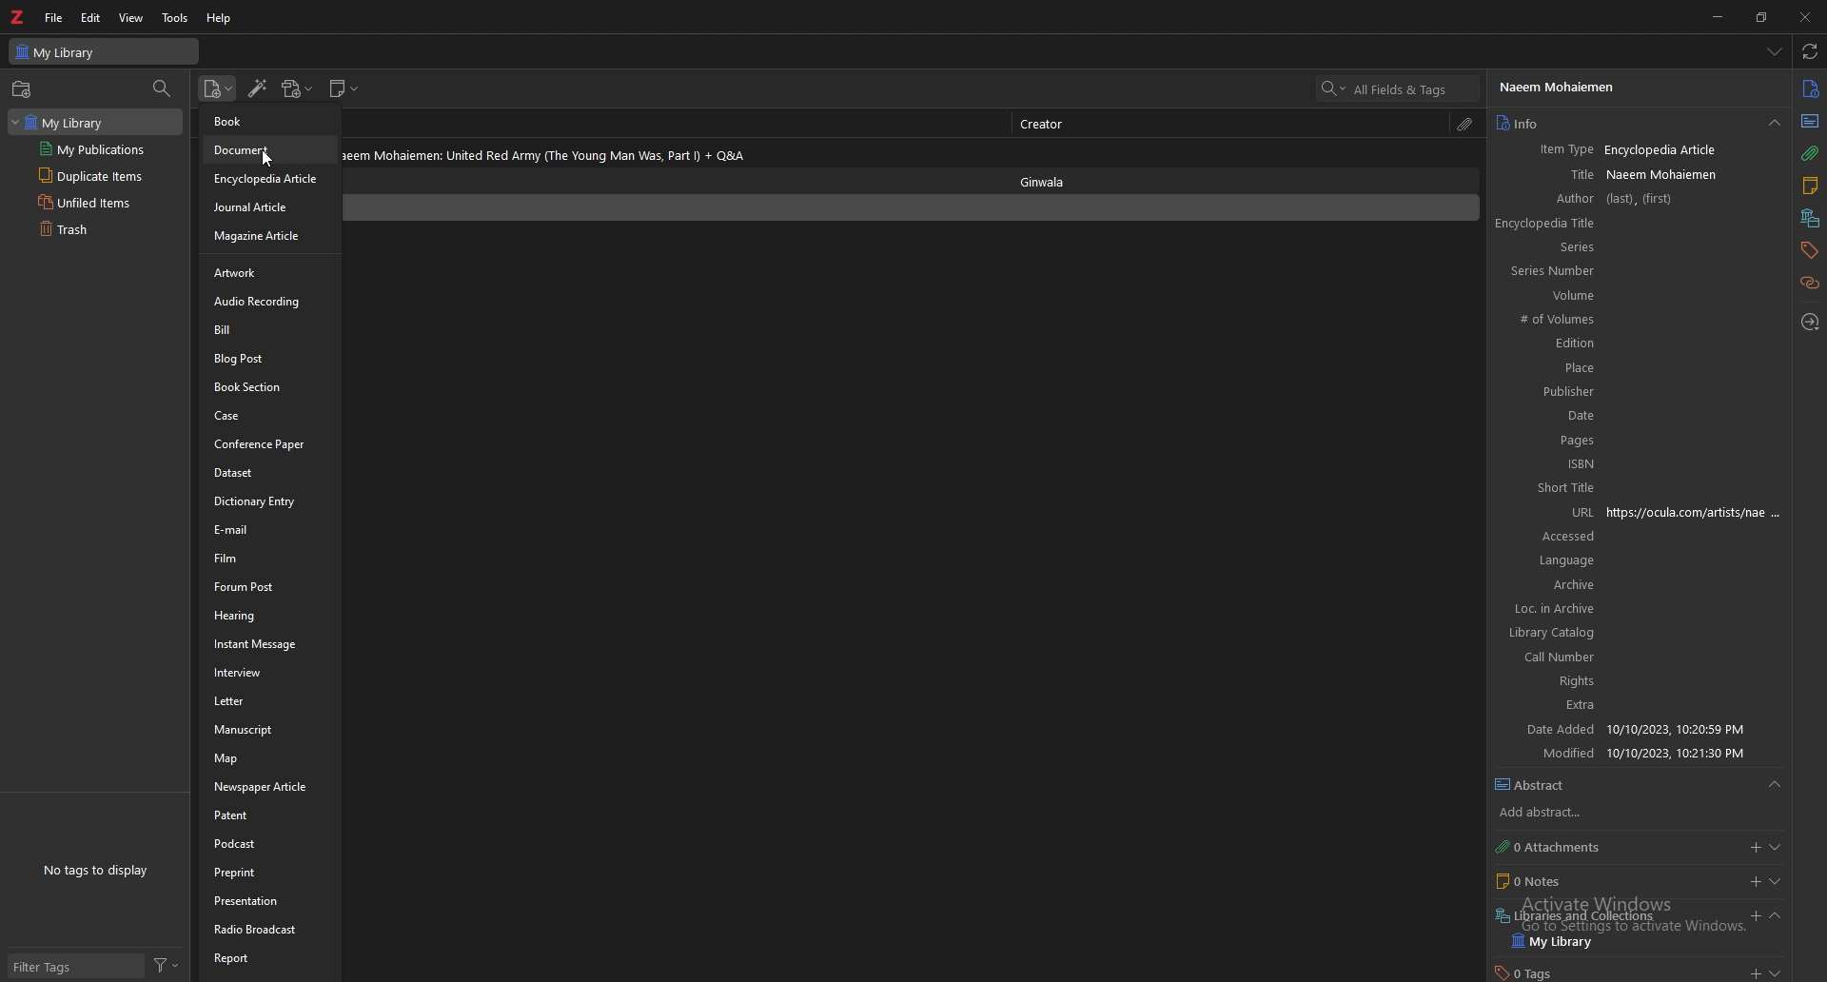  What do you see at coordinates (1545, 754) in the screenshot?
I see `modified` at bounding box center [1545, 754].